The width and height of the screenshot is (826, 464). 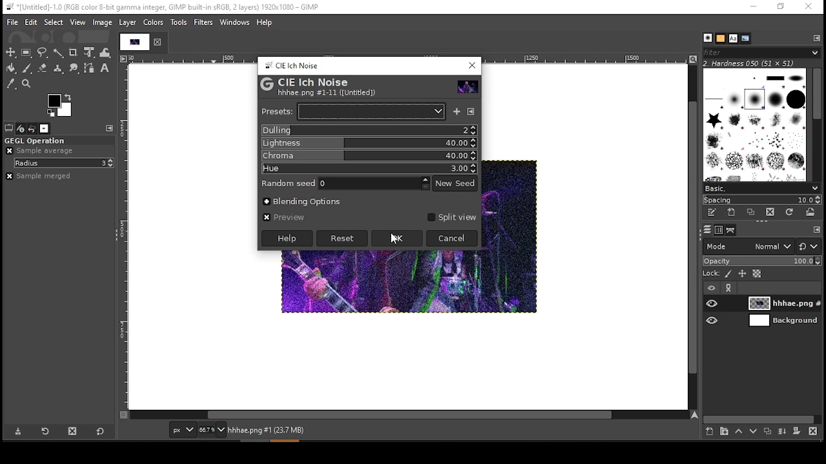 I want to click on duplicate layer, so click(x=769, y=432).